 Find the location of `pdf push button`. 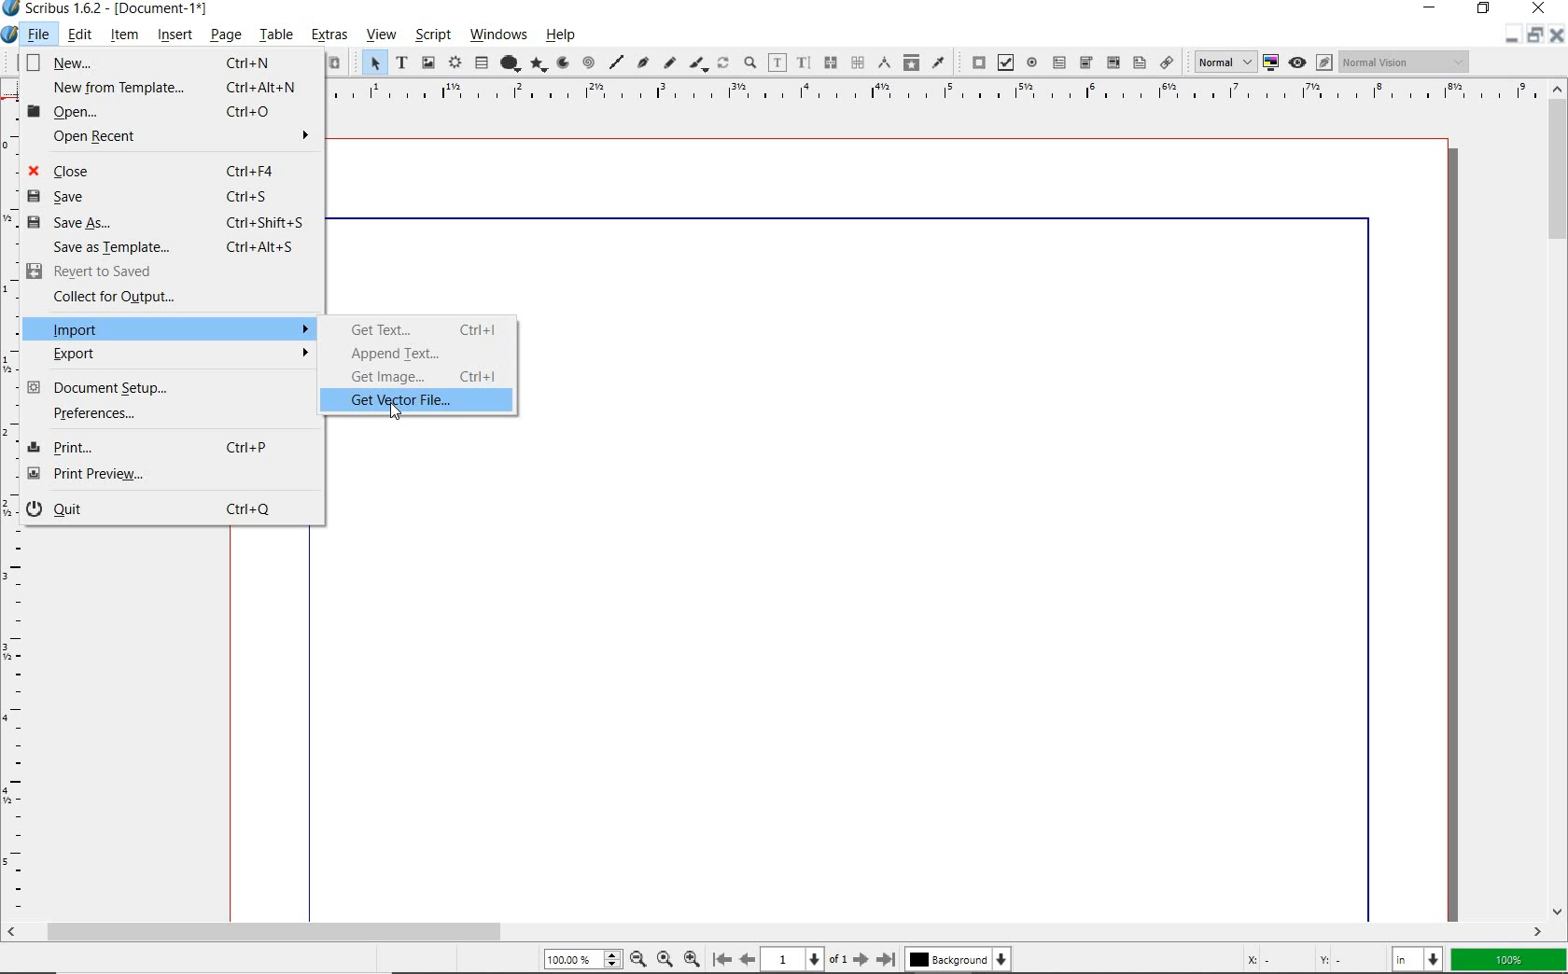

pdf push button is located at coordinates (973, 62).